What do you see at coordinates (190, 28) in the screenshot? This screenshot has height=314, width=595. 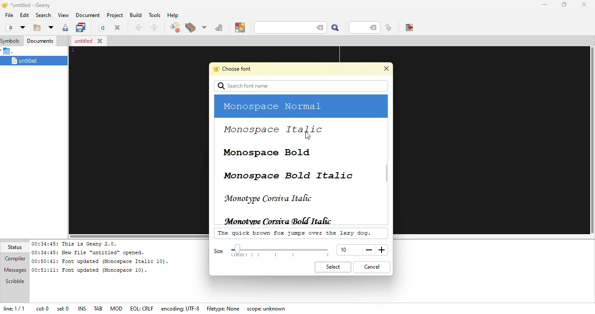 I see `build` at bounding box center [190, 28].